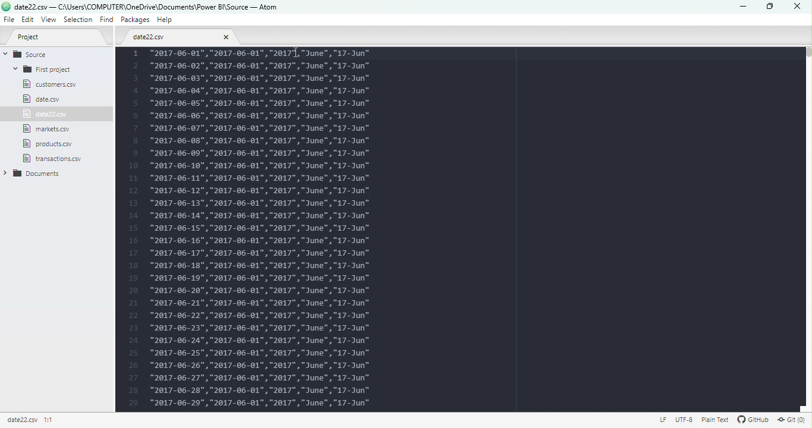  Describe the element at coordinates (28, 20) in the screenshot. I see `Edit` at that location.